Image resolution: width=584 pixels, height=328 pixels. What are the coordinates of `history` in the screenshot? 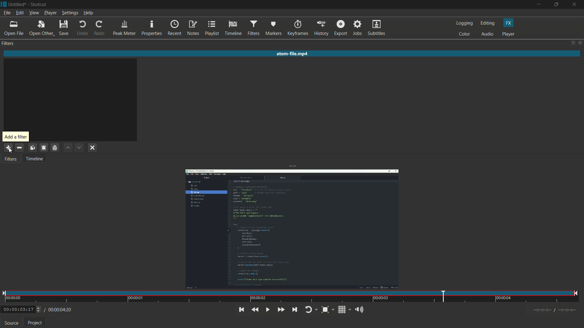 It's located at (322, 27).